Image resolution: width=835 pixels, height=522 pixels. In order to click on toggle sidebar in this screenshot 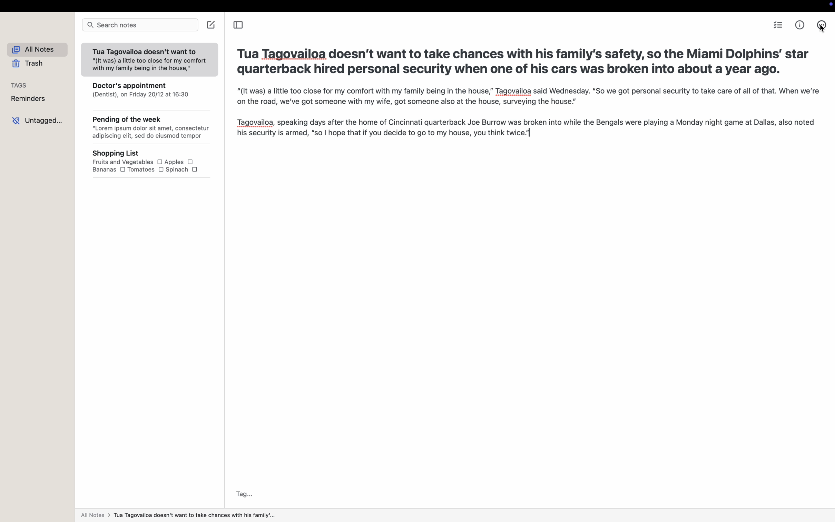, I will do `click(237, 26)`.